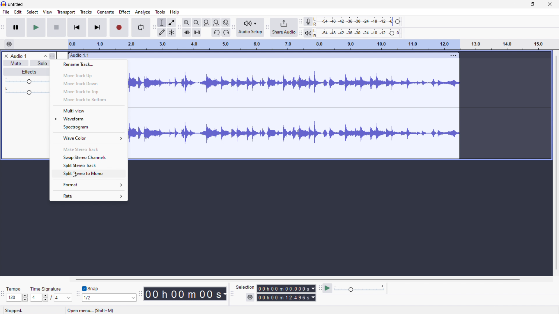 This screenshot has width=559, height=314. Describe the element at coordinates (89, 118) in the screenshot. I see `waveform` at that location.